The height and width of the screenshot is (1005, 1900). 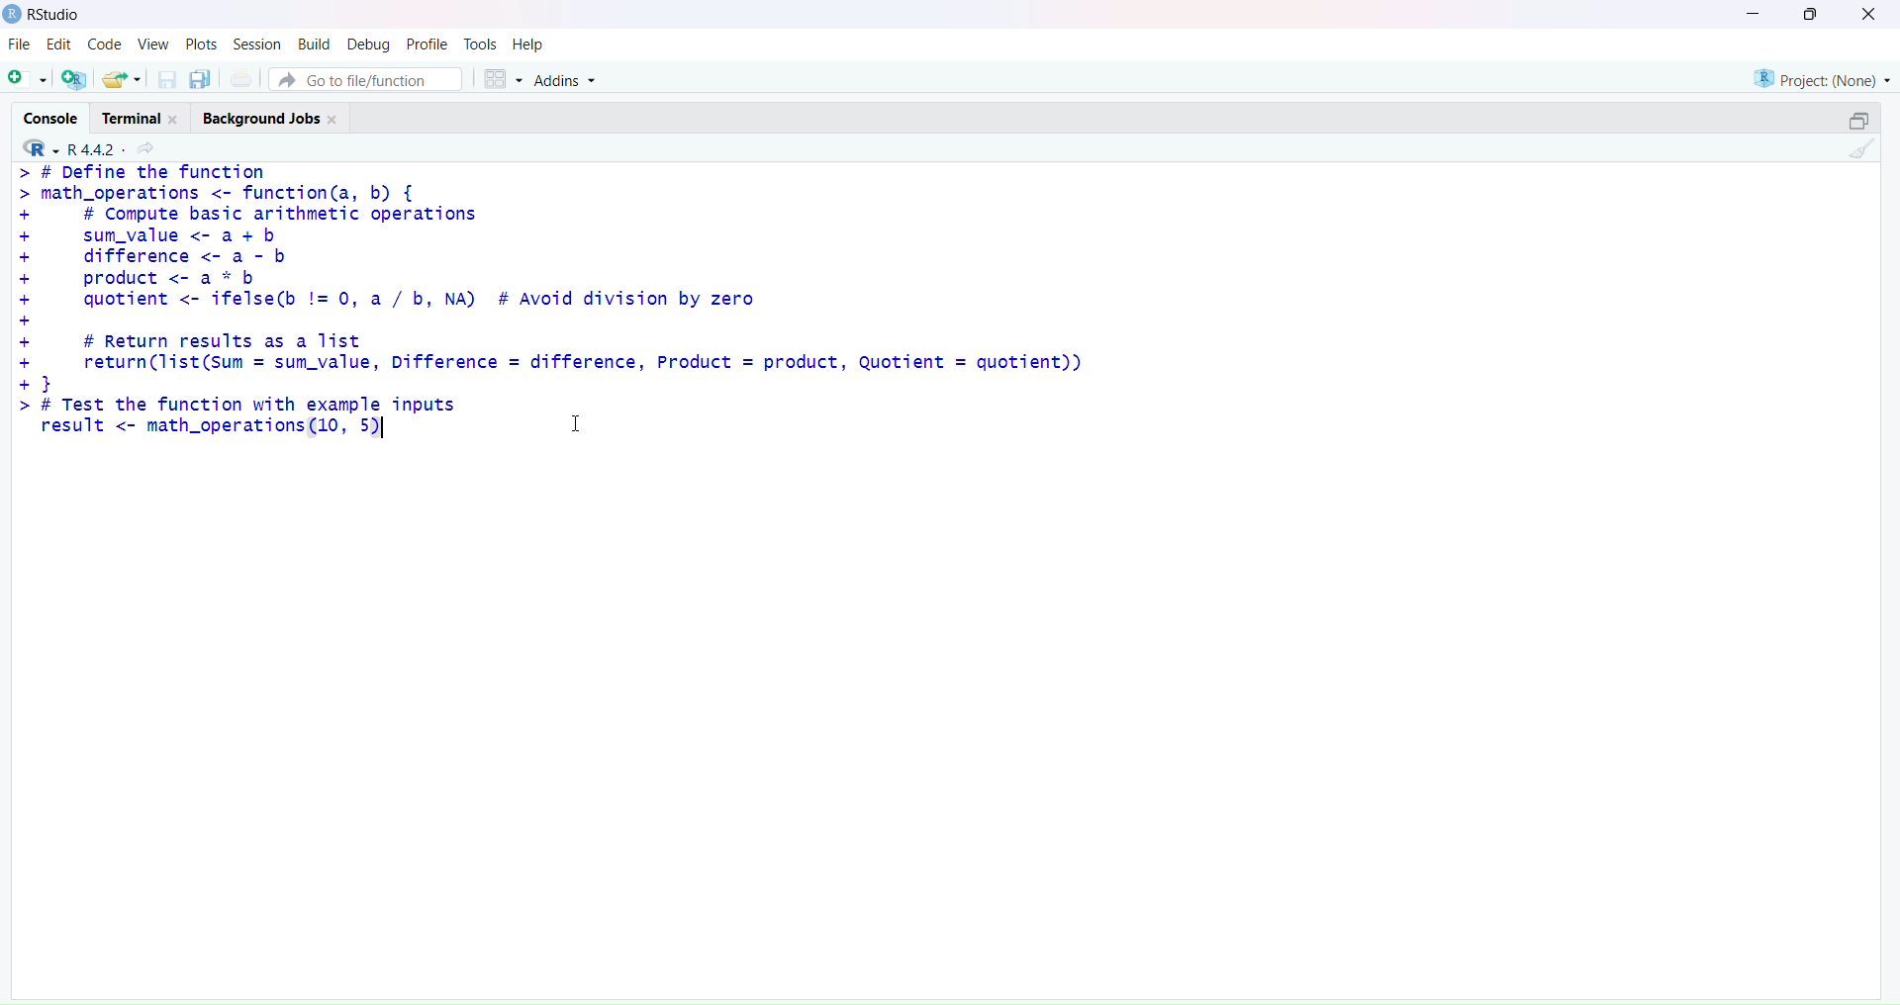 What do you see at coordinates (567, 81) in the screenshot?
I see `Addins` at bounding box center [567, 81].